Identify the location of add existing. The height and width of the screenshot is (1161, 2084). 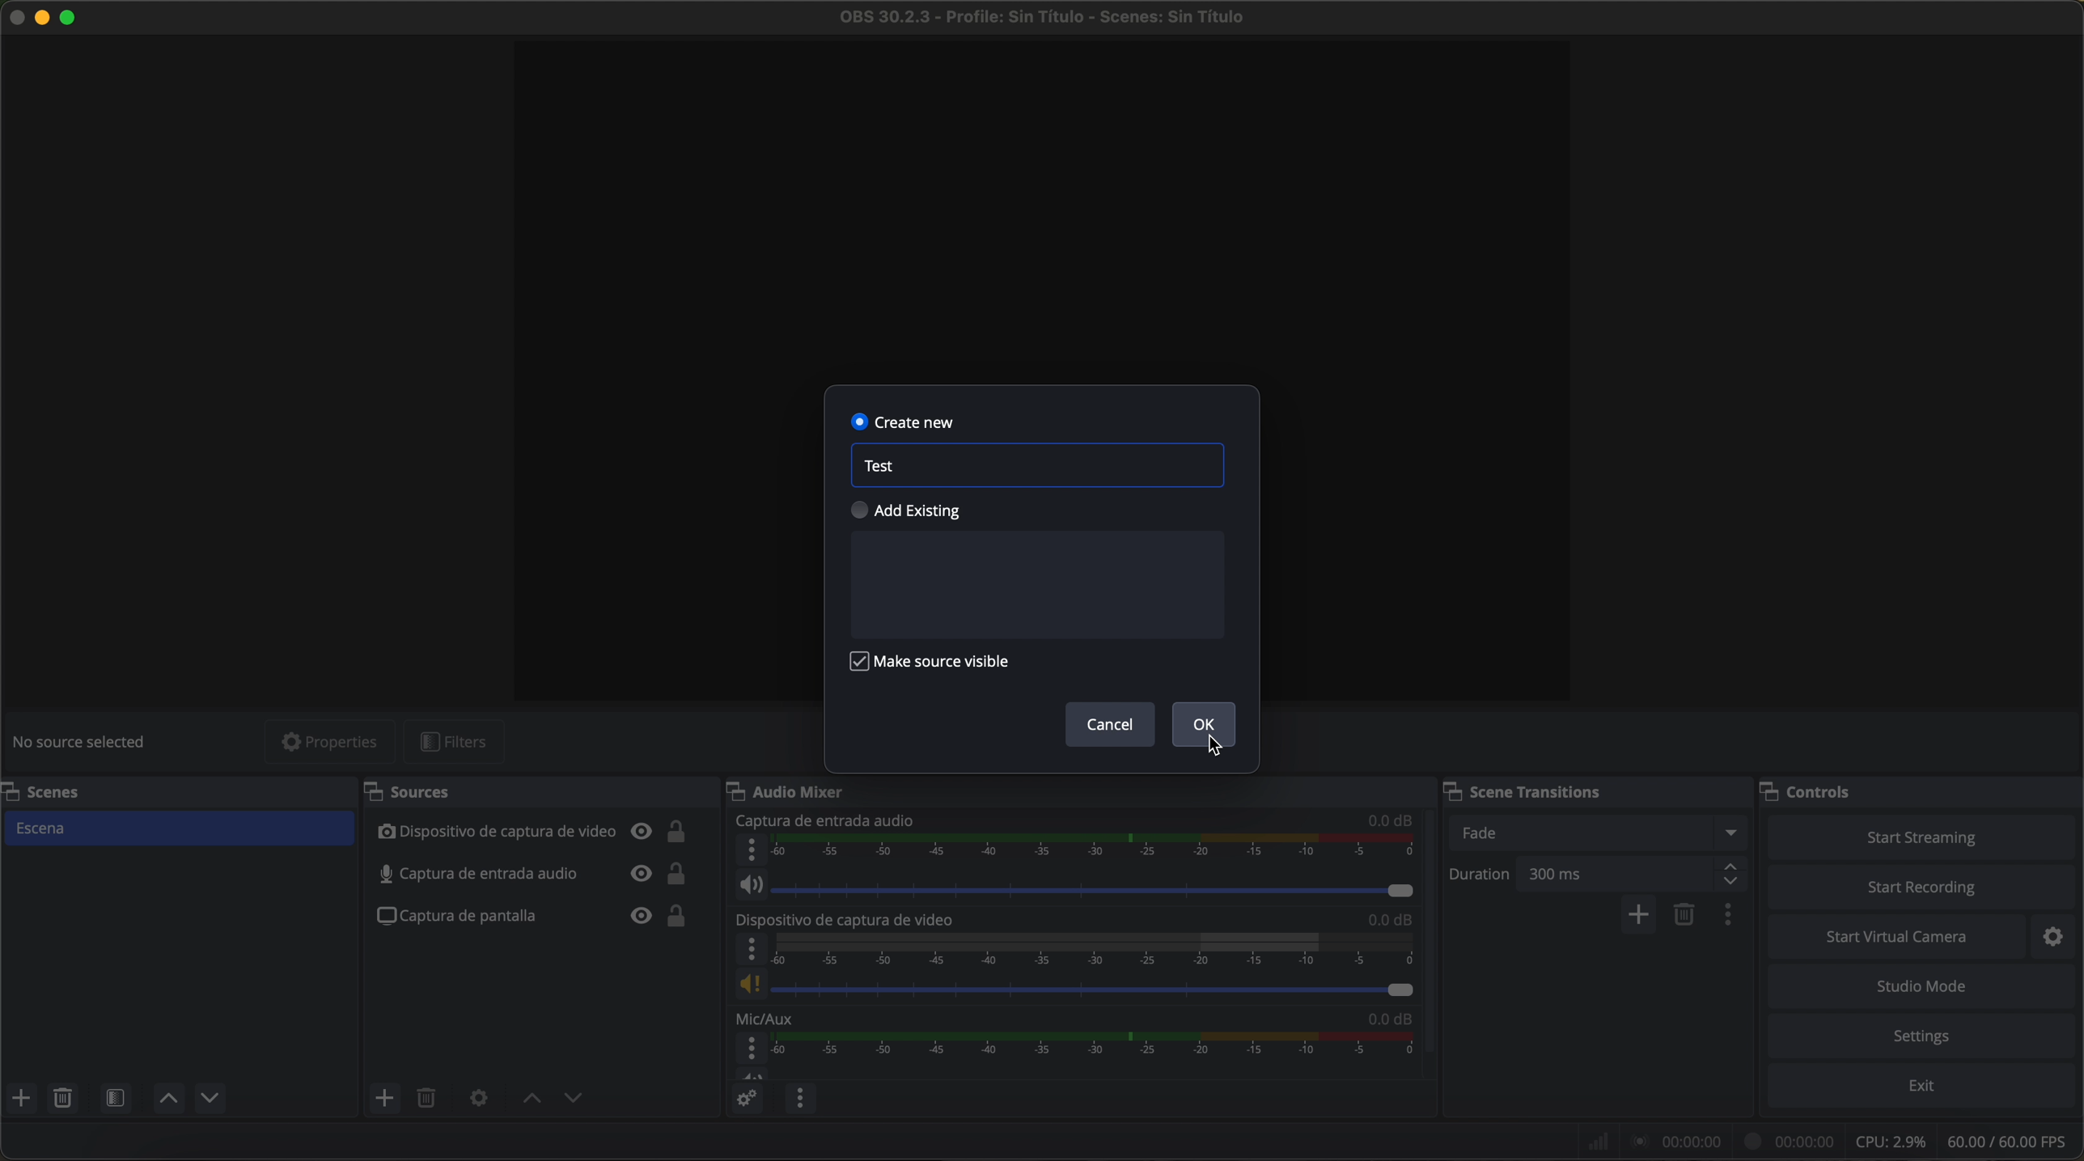
(909, 511).